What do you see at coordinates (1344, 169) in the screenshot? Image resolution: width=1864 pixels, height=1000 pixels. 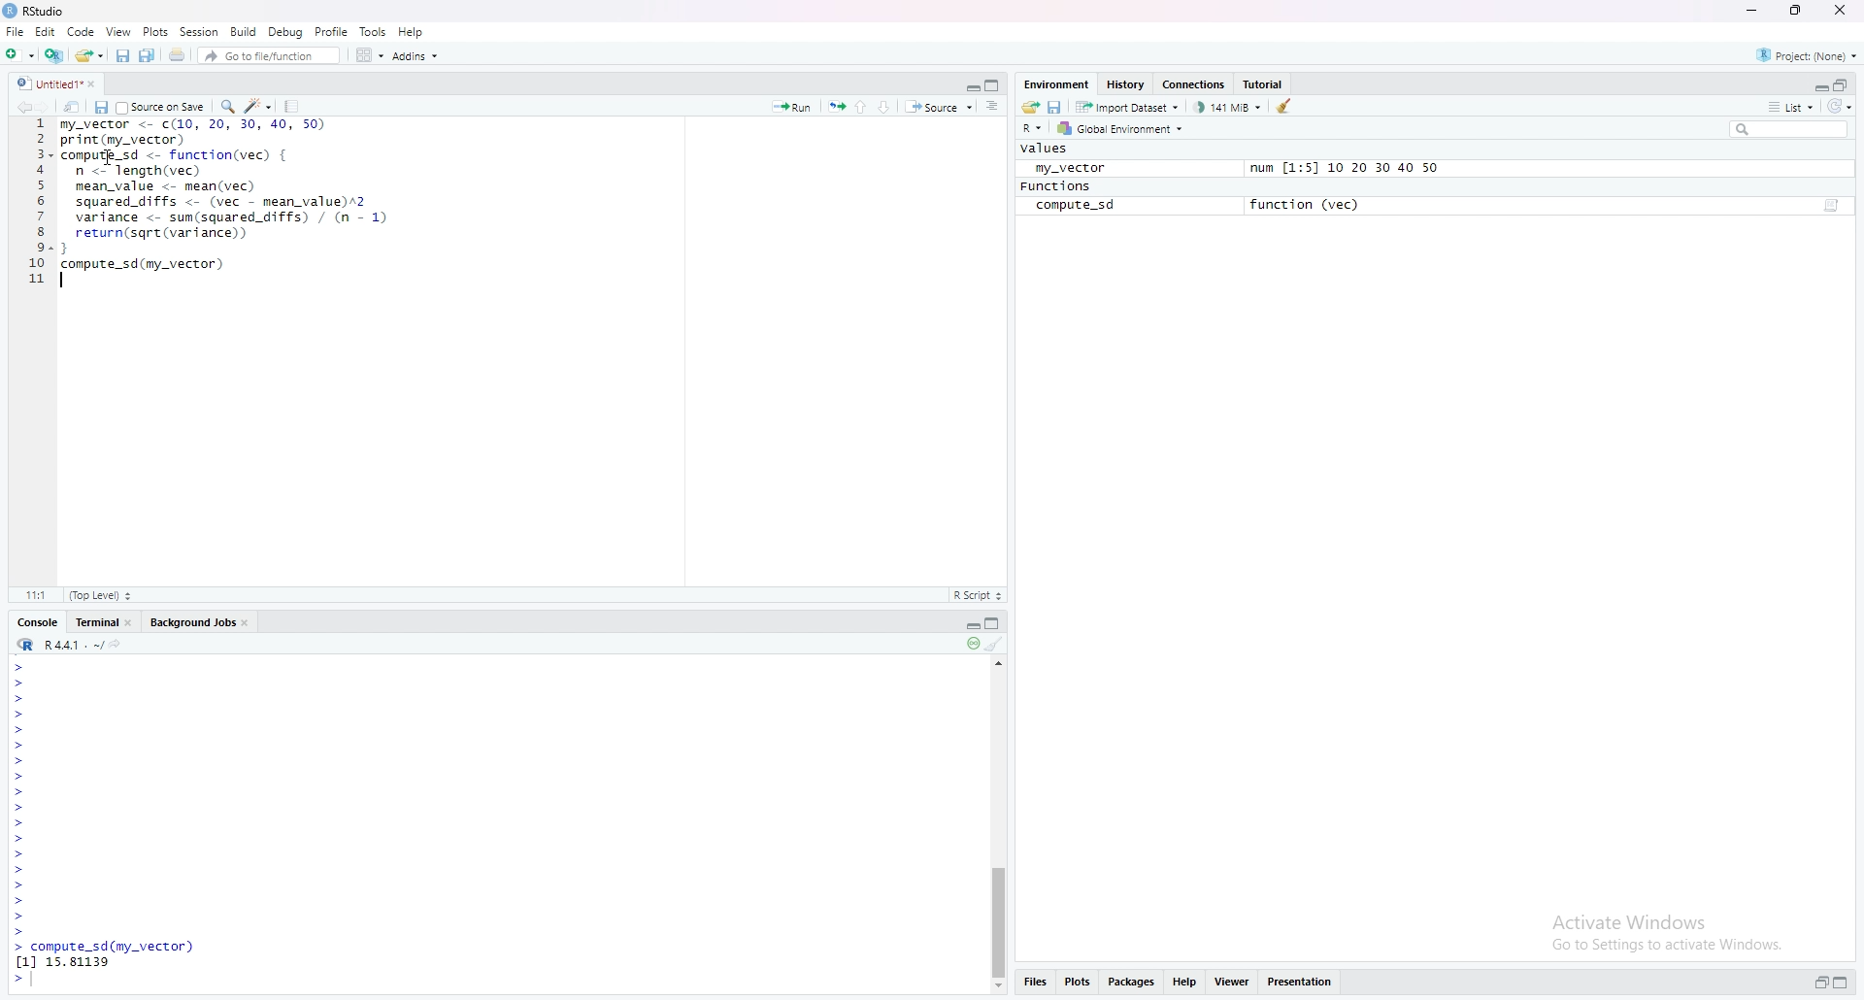 I see `num [1:5] 10 20 30 40 50` at bounding box center [1344, 169].